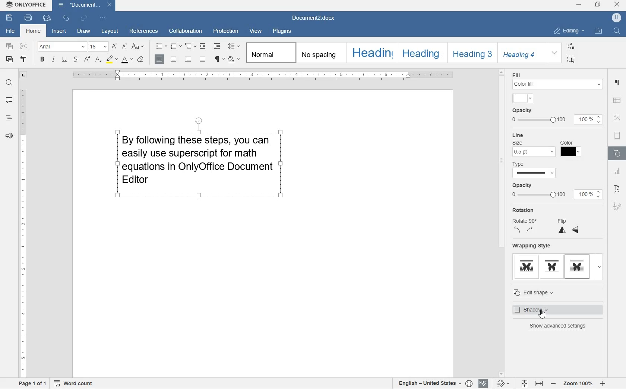  What do you see at coordinates (569, 31) in the screenshot?
I see `EDITING` at bounding box center [569, 31].